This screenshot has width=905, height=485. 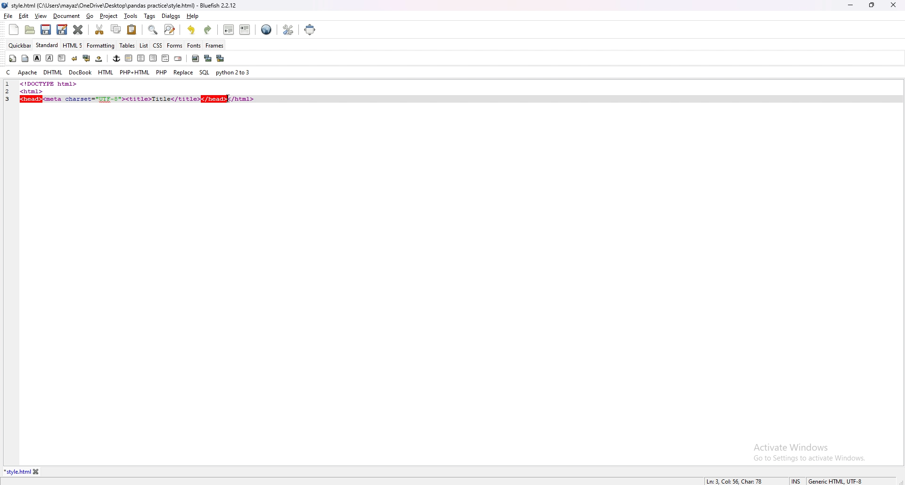 I want to click on edit, so click(x=24, y=16).